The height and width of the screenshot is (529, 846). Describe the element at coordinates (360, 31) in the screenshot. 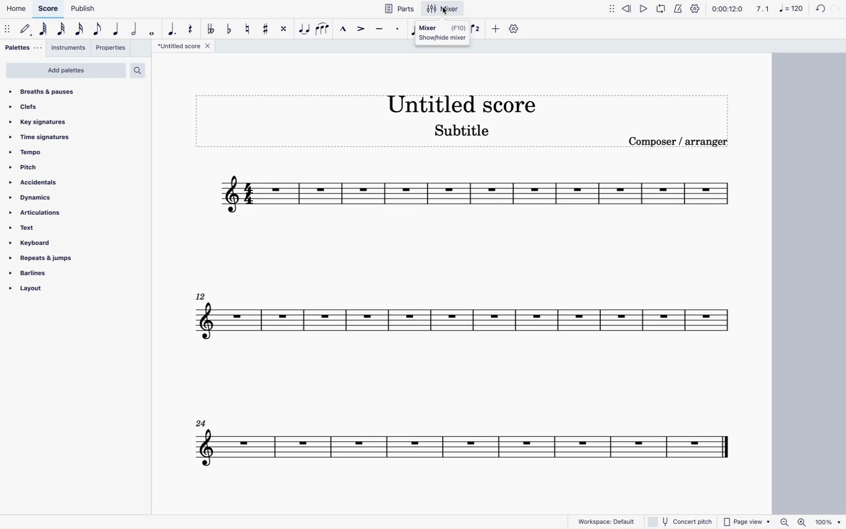

I see `accent` at that location.